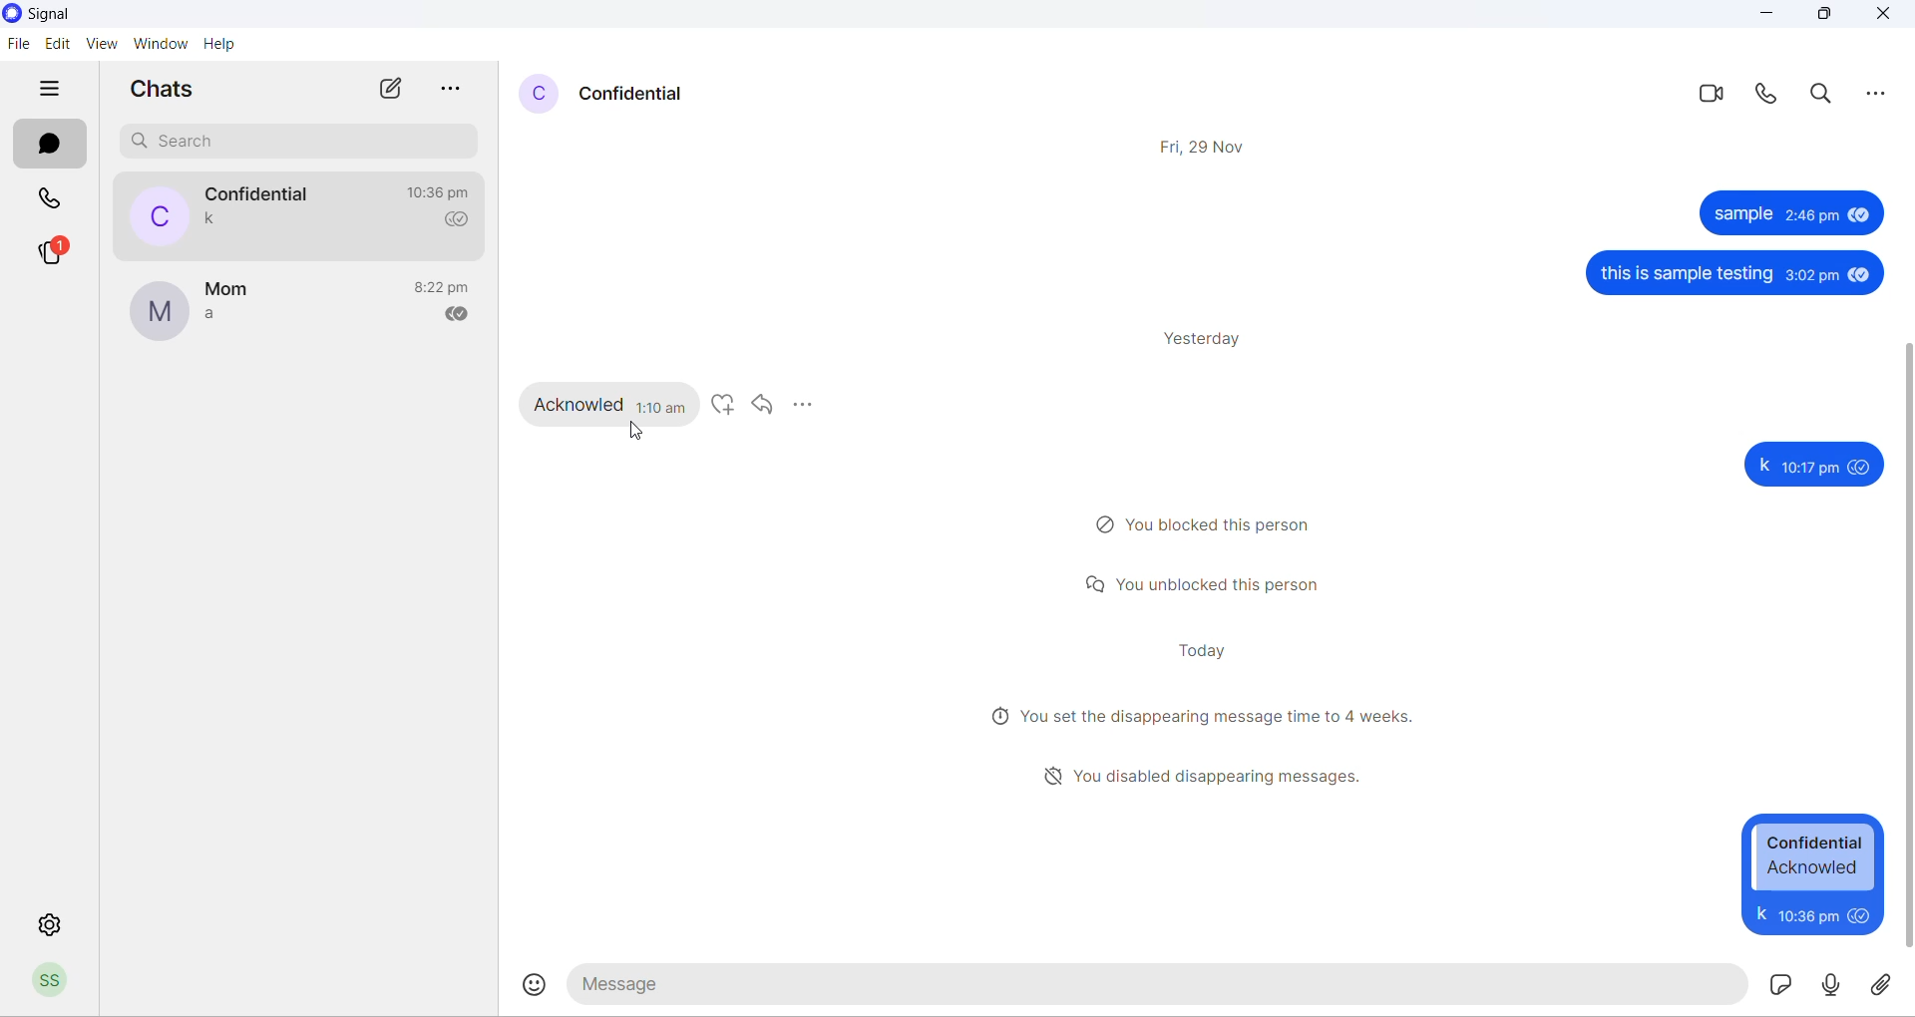 Image resolution: width=1915 pixels, height=1017 pixels. Describe the element at coordinates (636, 433) in the screenshot. I see `cursor` at that location.